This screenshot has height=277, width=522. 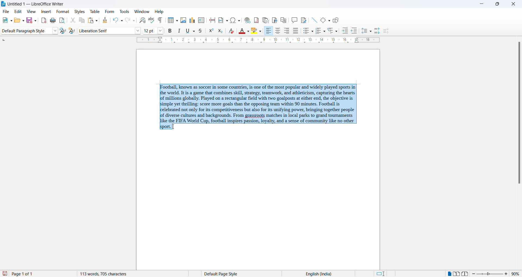 What do you see at coordinates (194, 31) in the screenshot?
I see `underline options` at bounding box center [194, 31].